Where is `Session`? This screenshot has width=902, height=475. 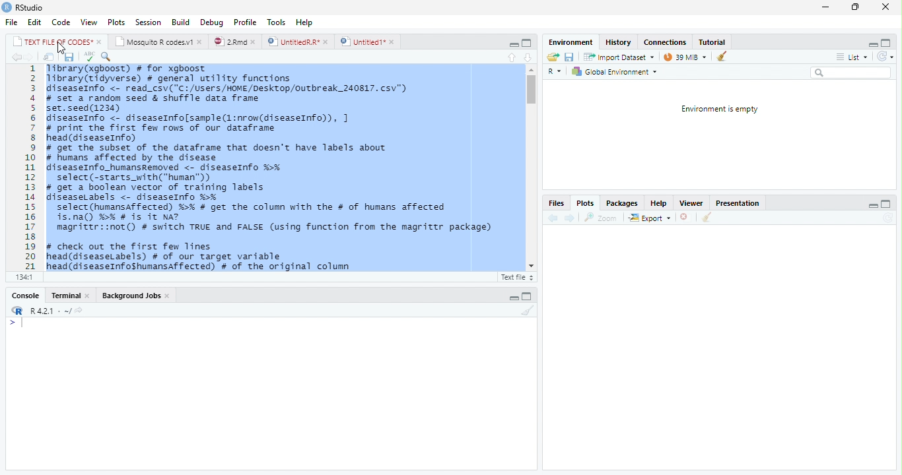 Session is located at coordinates (149, 22).